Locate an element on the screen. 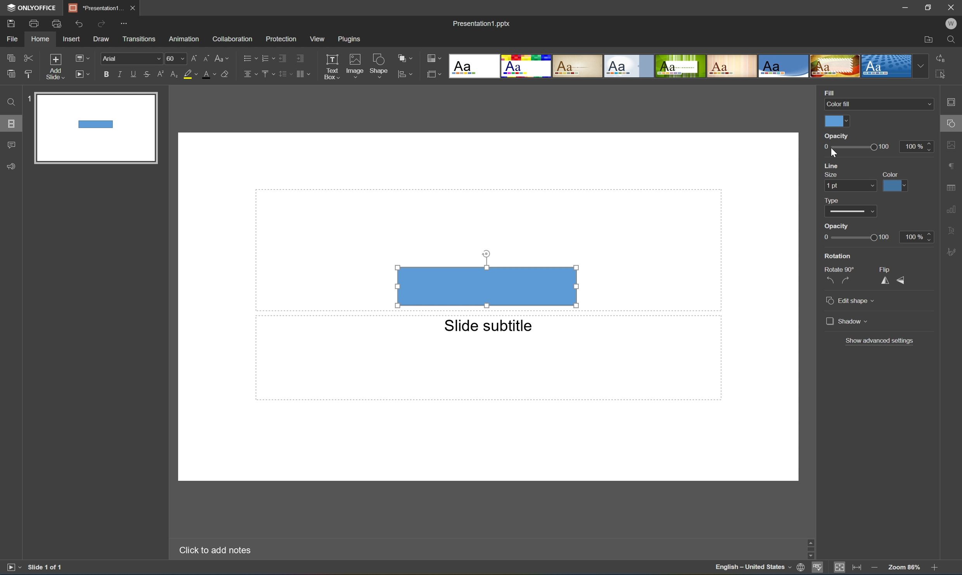 The width and height of the screenshot is (962, 575). 100 is located at coordinates (886, 147).